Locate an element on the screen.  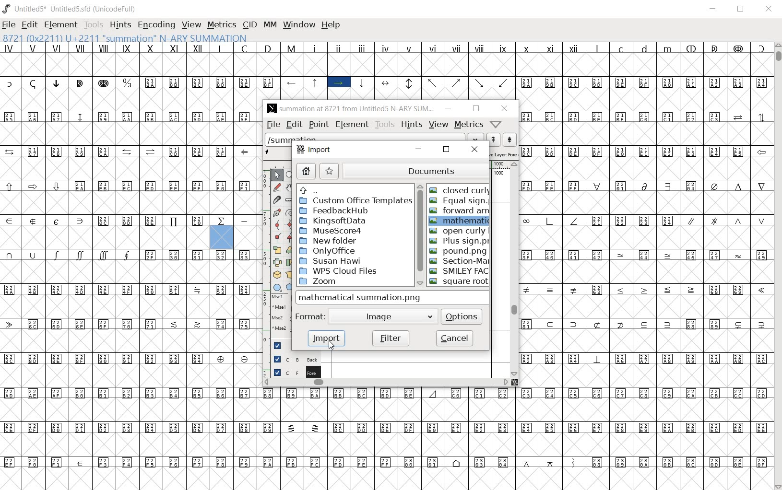
summation at 8721 from Untitled5 N-ARY SUM... is located at coordinates (351, 108).